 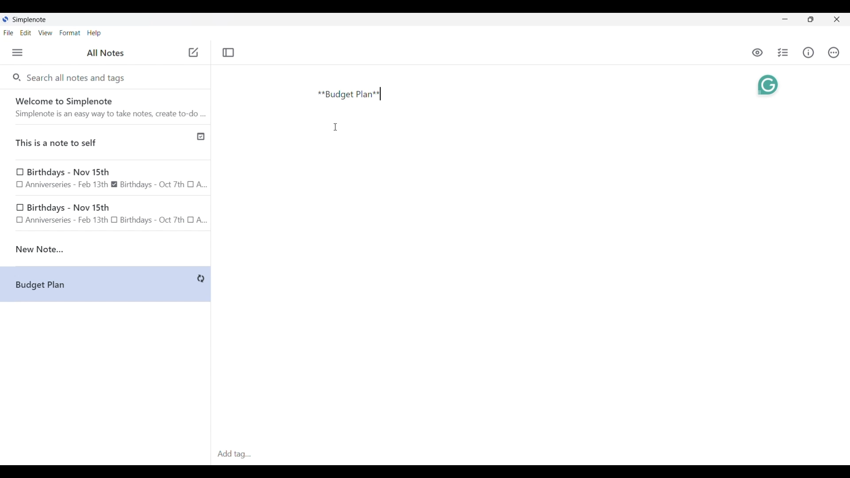 I want to click on Insert checklist, so click(x=784, y=53).